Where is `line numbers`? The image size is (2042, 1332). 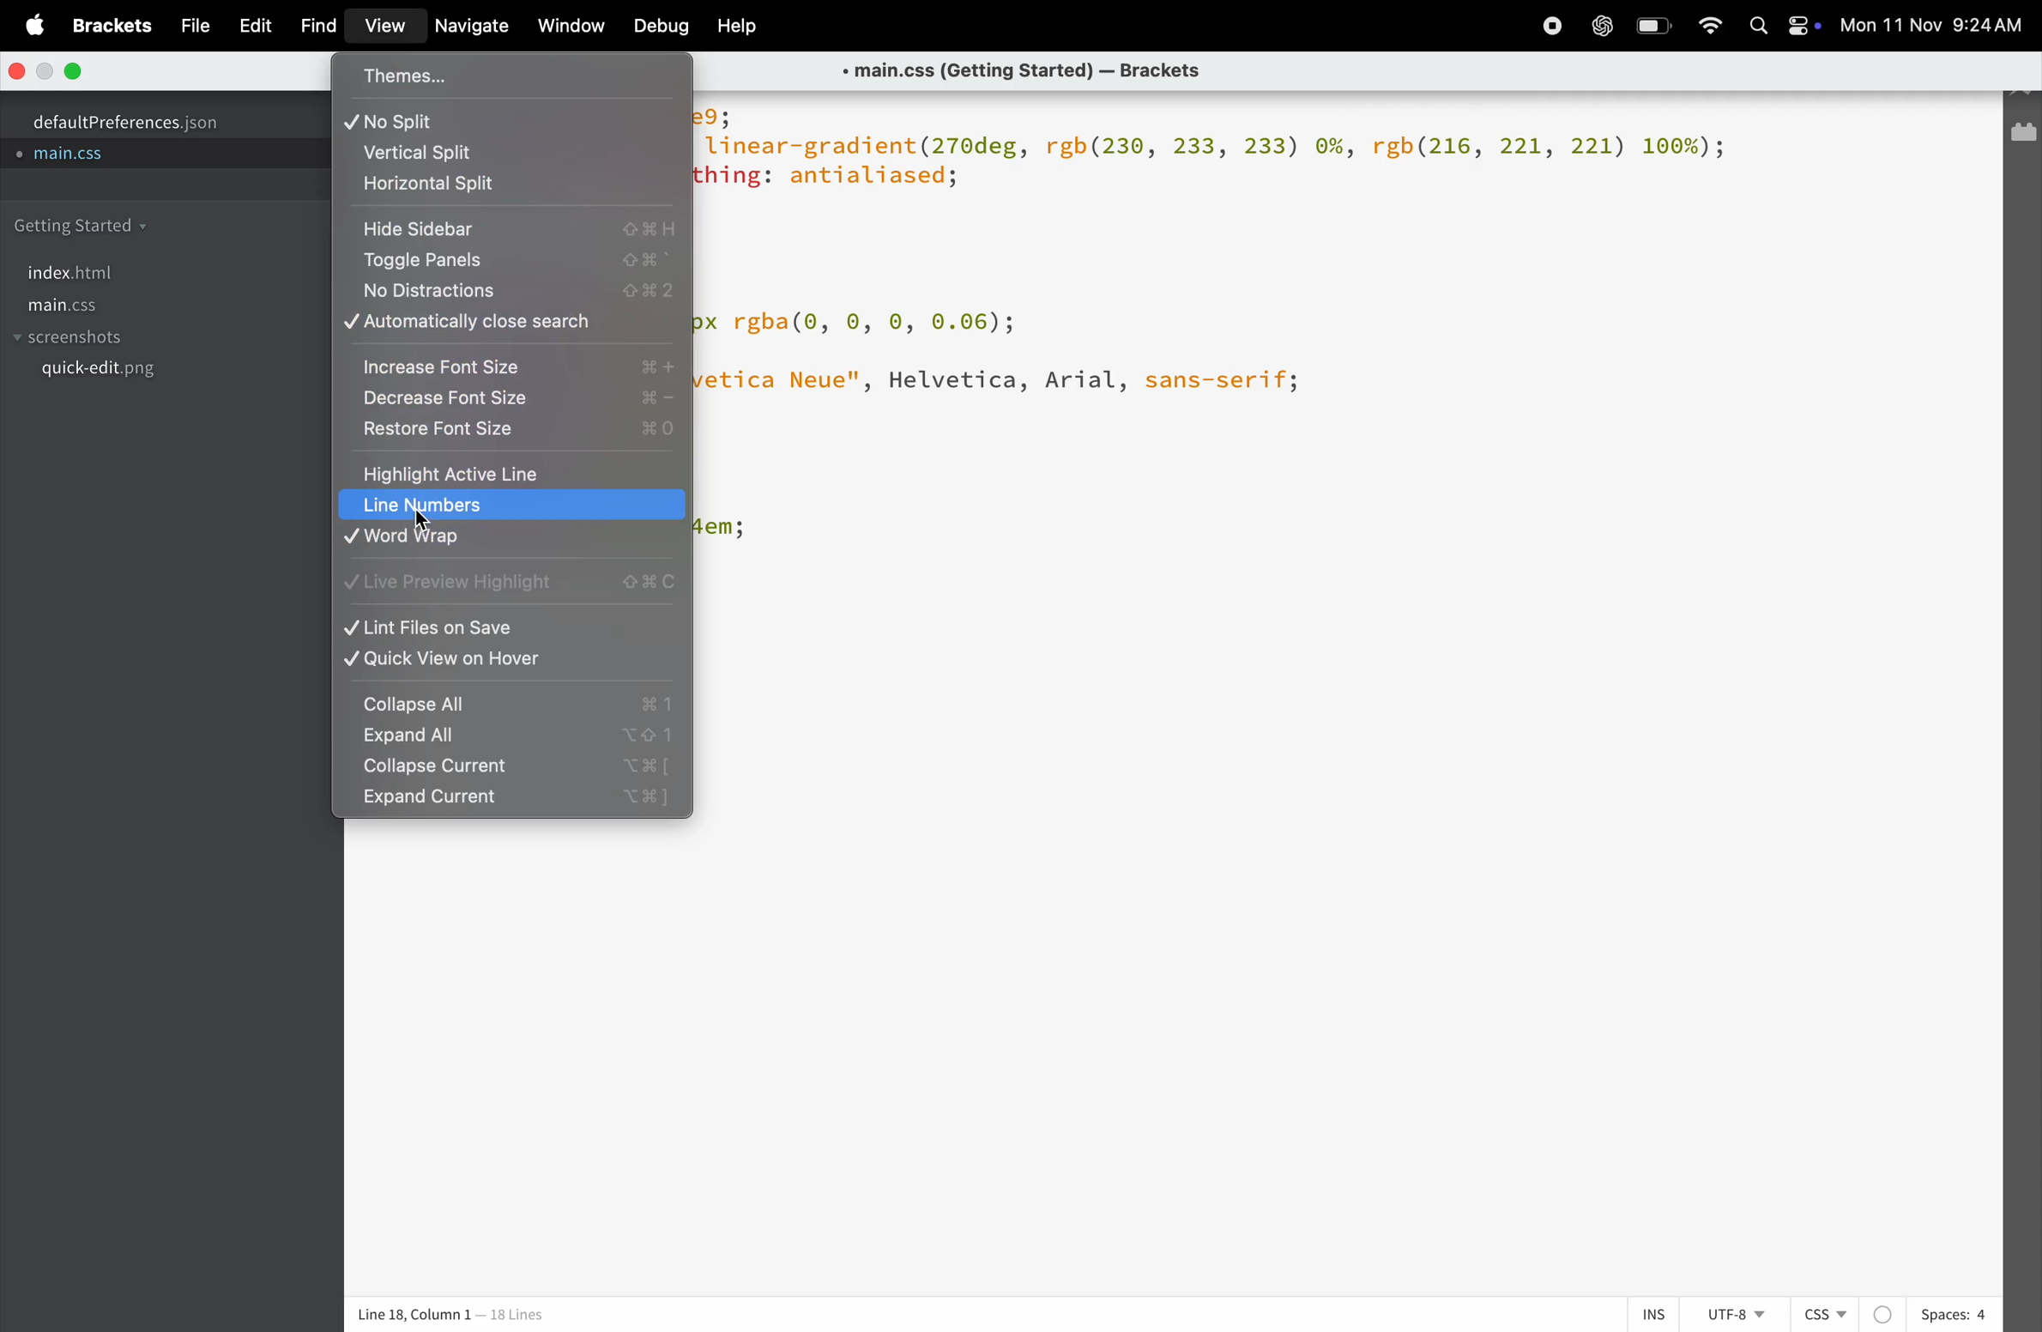
line numbers is located at coordinates (511, 505).